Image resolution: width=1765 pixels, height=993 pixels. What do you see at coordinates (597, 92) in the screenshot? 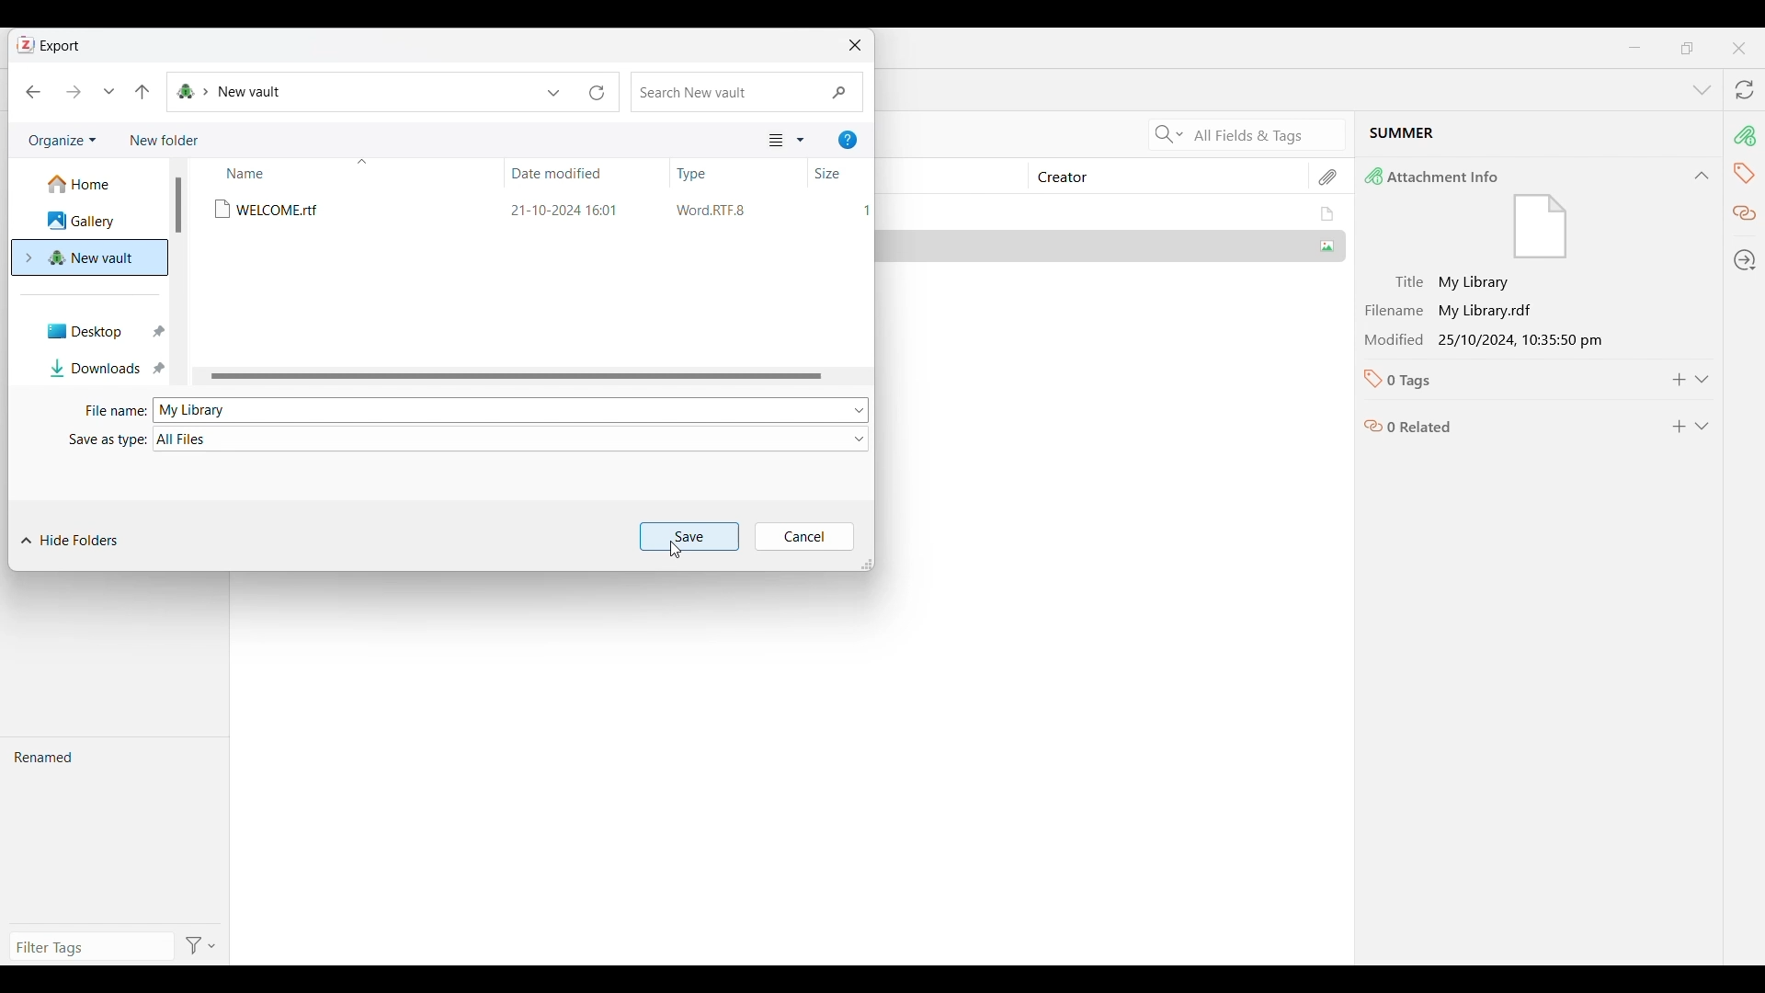
I see `Refresh` at bounding box center [597, 92].